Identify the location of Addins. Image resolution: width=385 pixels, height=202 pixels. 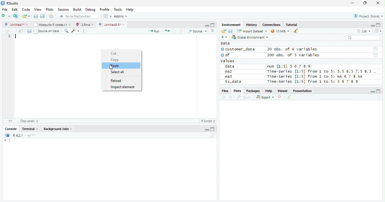
(121, 16).